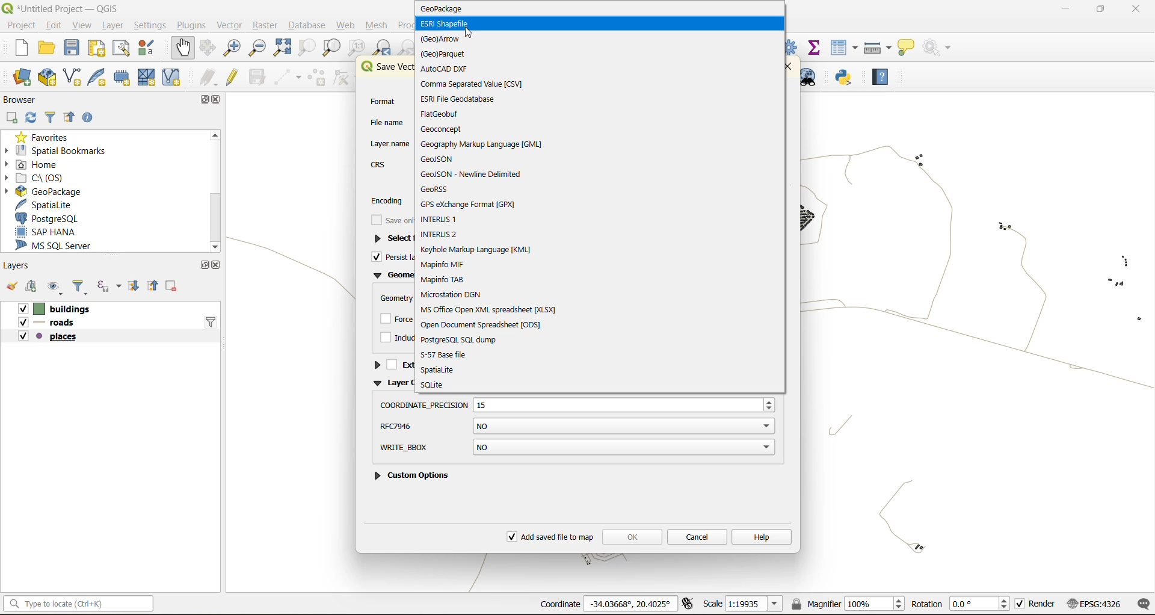 This screenshot has width=1155, height=615. What do you see at coordinates (447, 371) in the screenshot?
I see `spatialite` at bounding box center [447, 371].